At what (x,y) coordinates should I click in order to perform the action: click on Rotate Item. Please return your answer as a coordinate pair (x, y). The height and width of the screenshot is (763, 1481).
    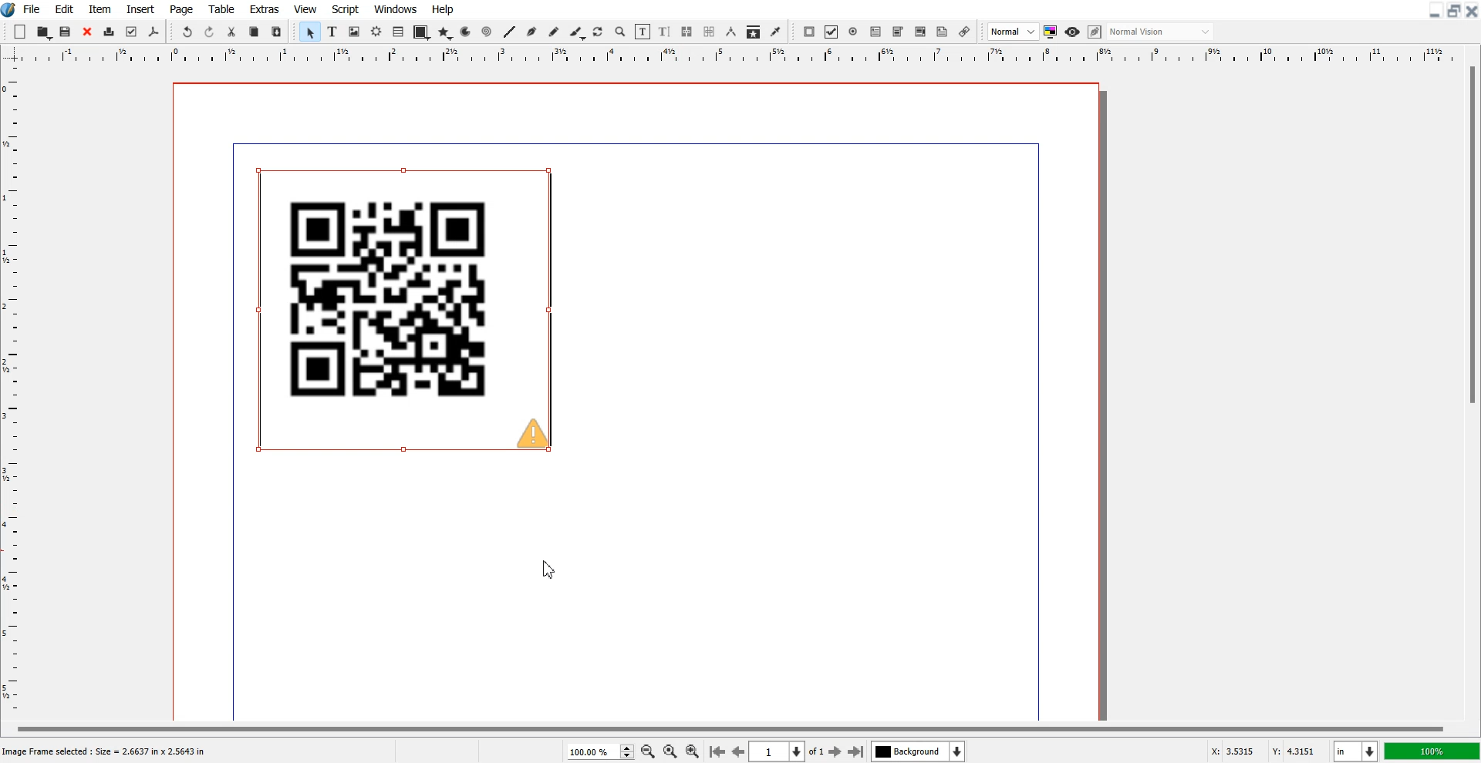
    Looking at the image, I should click on (599, 32).